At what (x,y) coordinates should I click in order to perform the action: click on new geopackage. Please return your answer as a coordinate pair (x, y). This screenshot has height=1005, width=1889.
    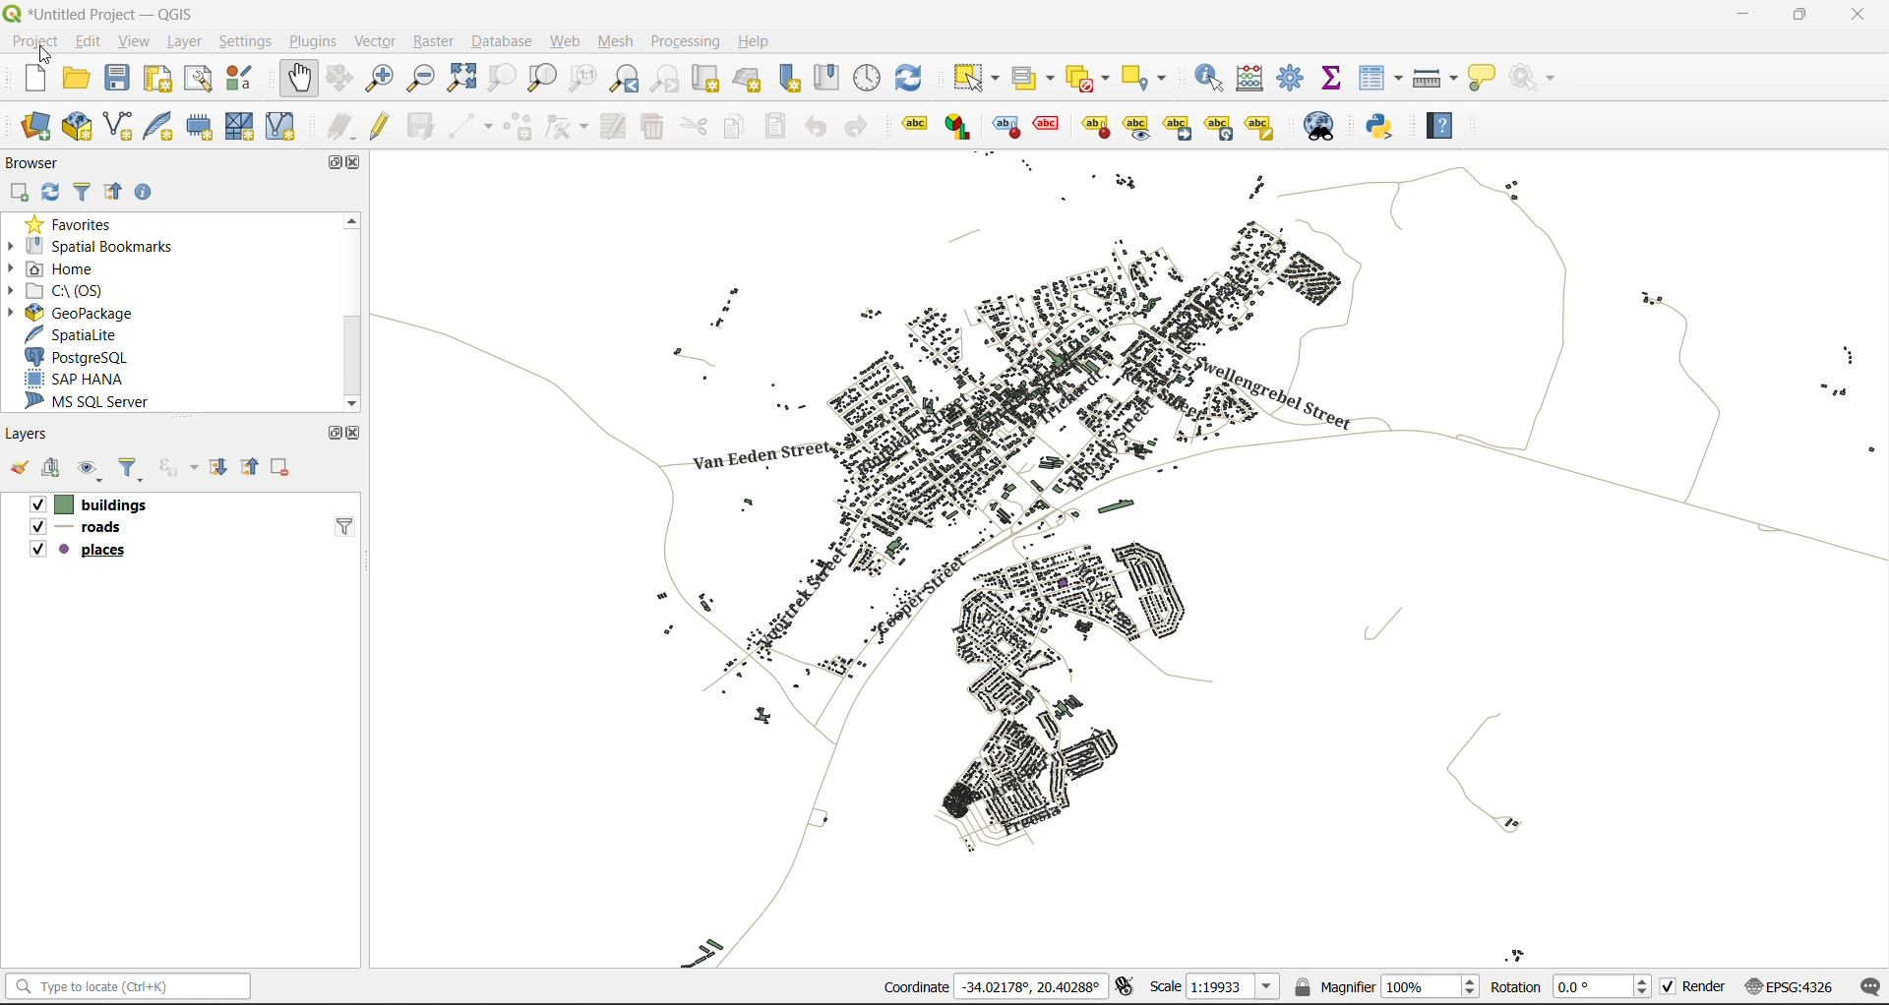
    Looking at the image, I should click on (77, 127).